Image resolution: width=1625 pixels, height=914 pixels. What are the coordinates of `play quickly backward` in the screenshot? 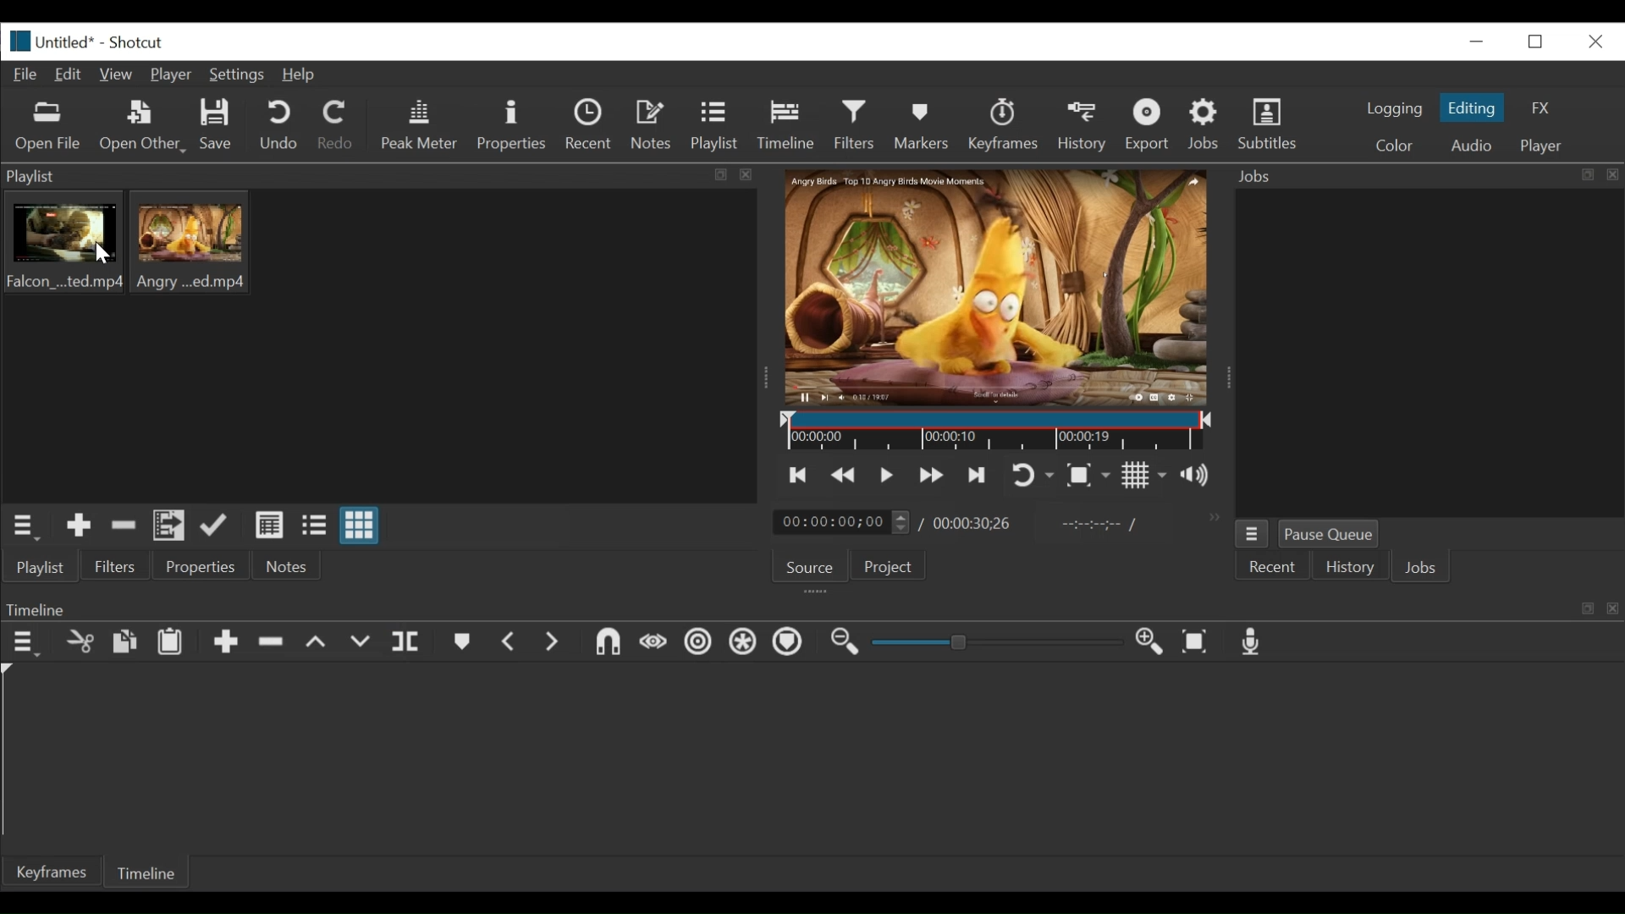 It's located at (844, 476).